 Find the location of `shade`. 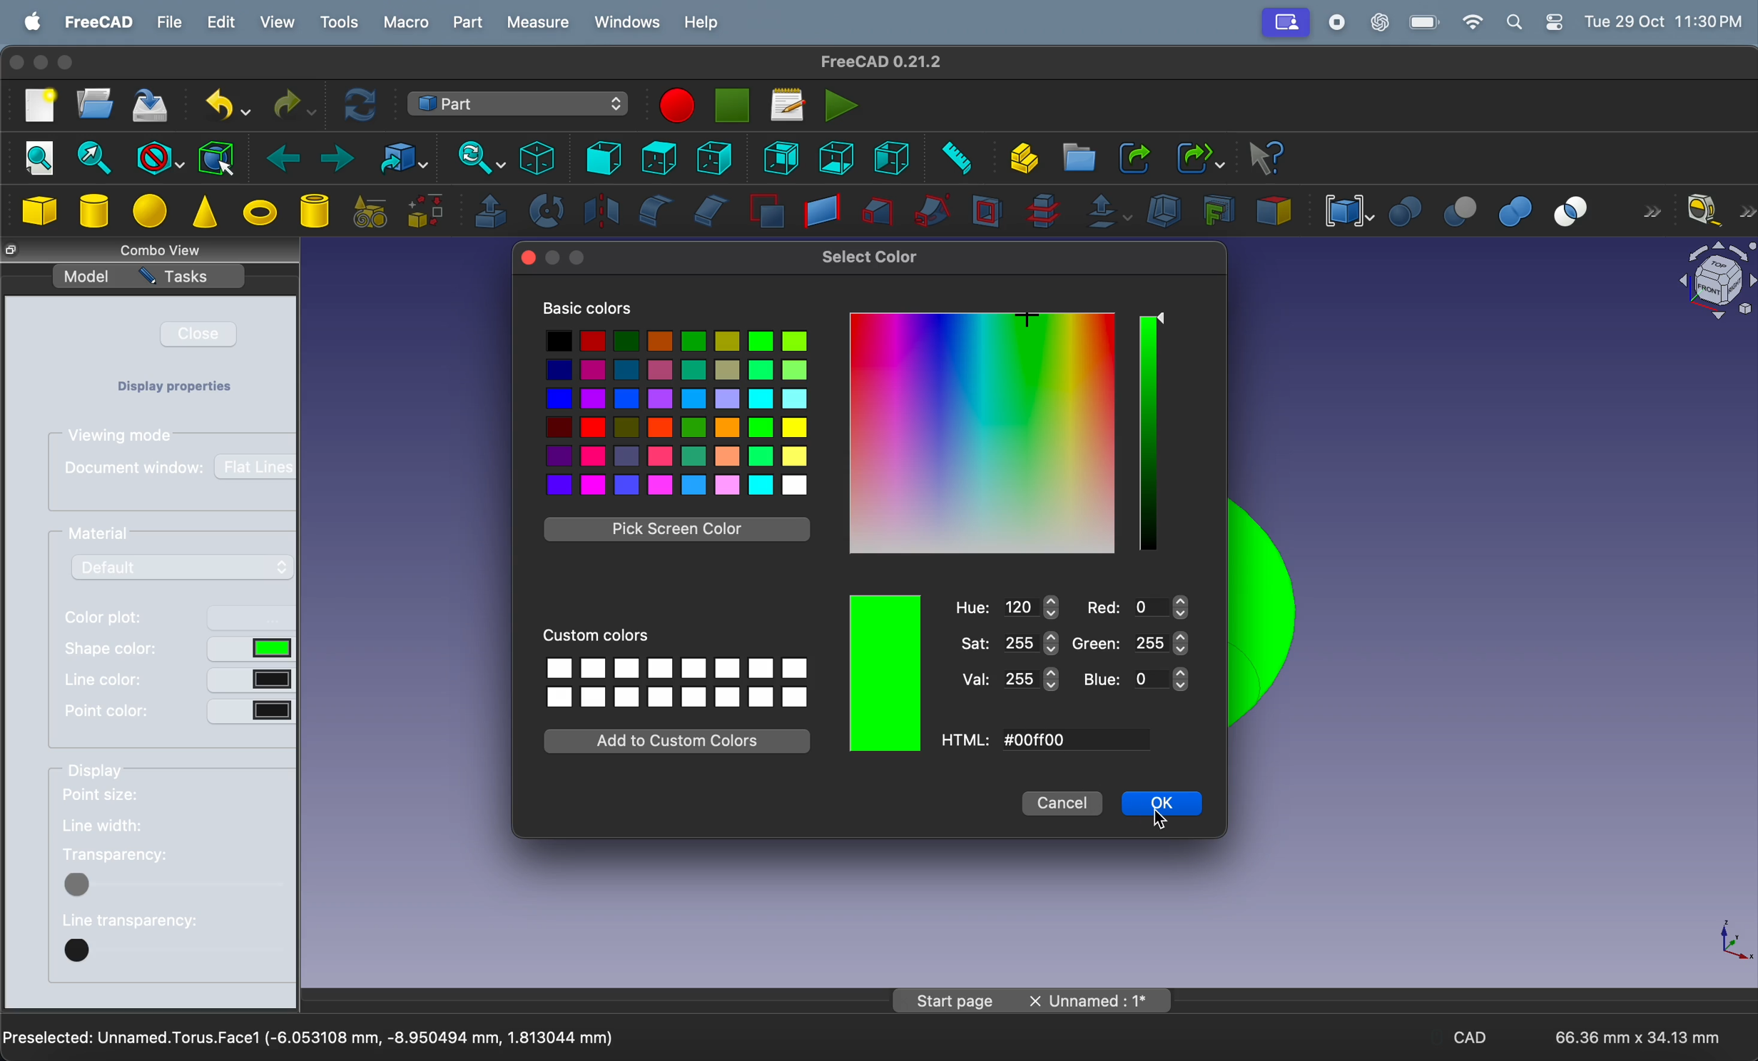

shade is located at coordinates (1144, 434).